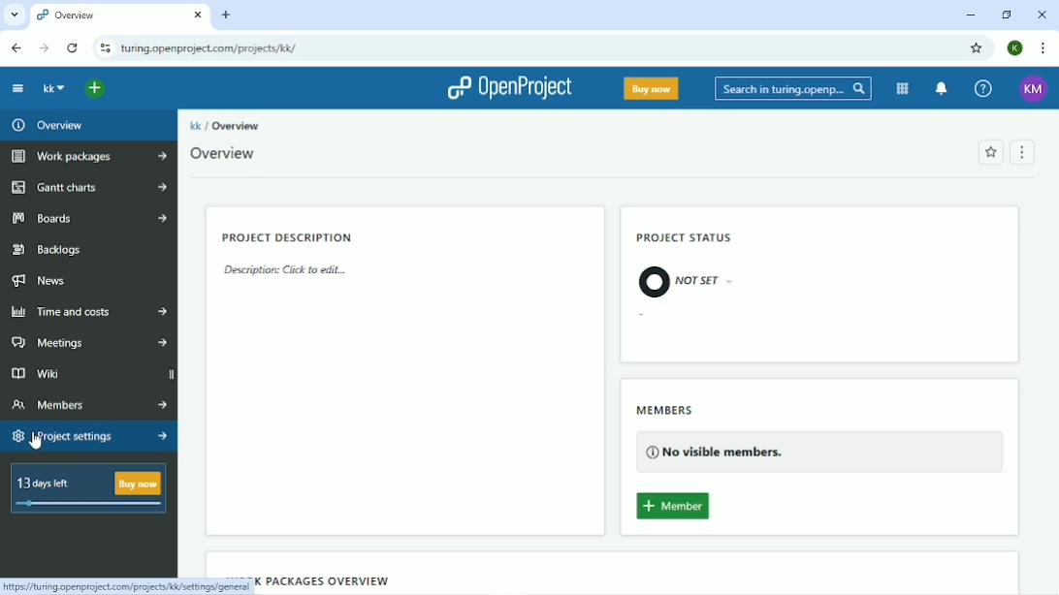 Image resolution: width=1059 pixels, height=595 pixels. Describe the element at coordinates (194, 125) in the screenshot. I see `kk` at that location.